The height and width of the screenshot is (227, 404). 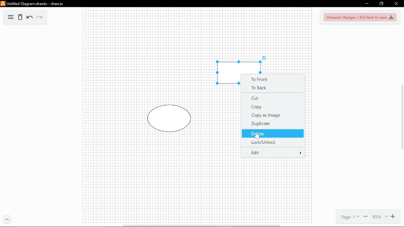 I want to click on Expanded menu, so click(x=7, y=220).